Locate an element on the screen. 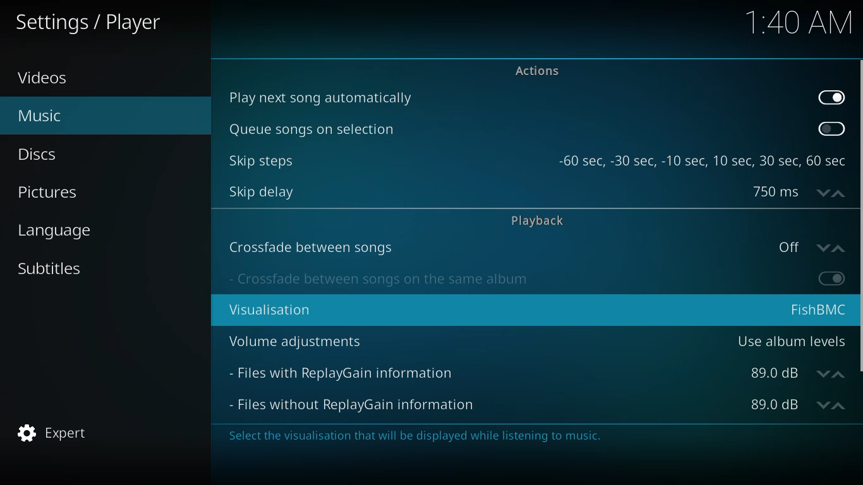  info is located at coordinates (406, 436).